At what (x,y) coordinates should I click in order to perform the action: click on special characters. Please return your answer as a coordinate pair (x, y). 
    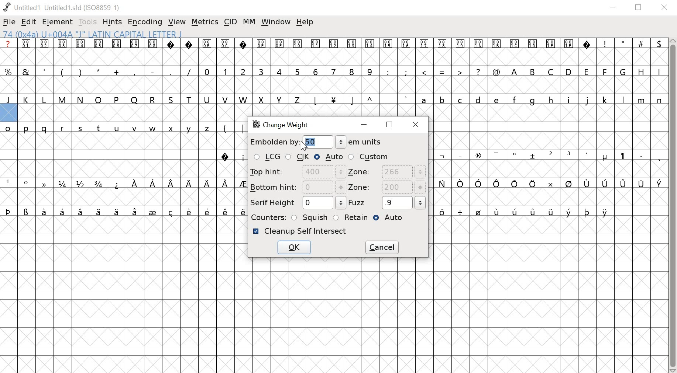
    Looking at the image, I should click on (441, 73).